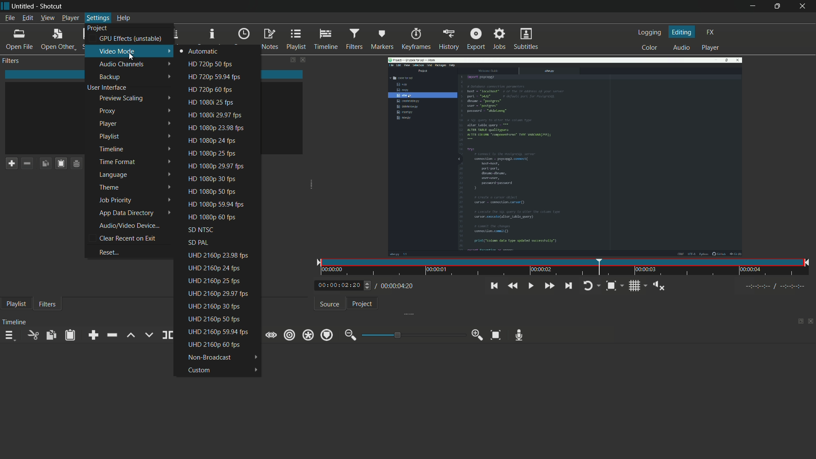  What do you see at coordinates (52, 6) in the screenshot?
I see `app name` at bounding box center [52, 6].